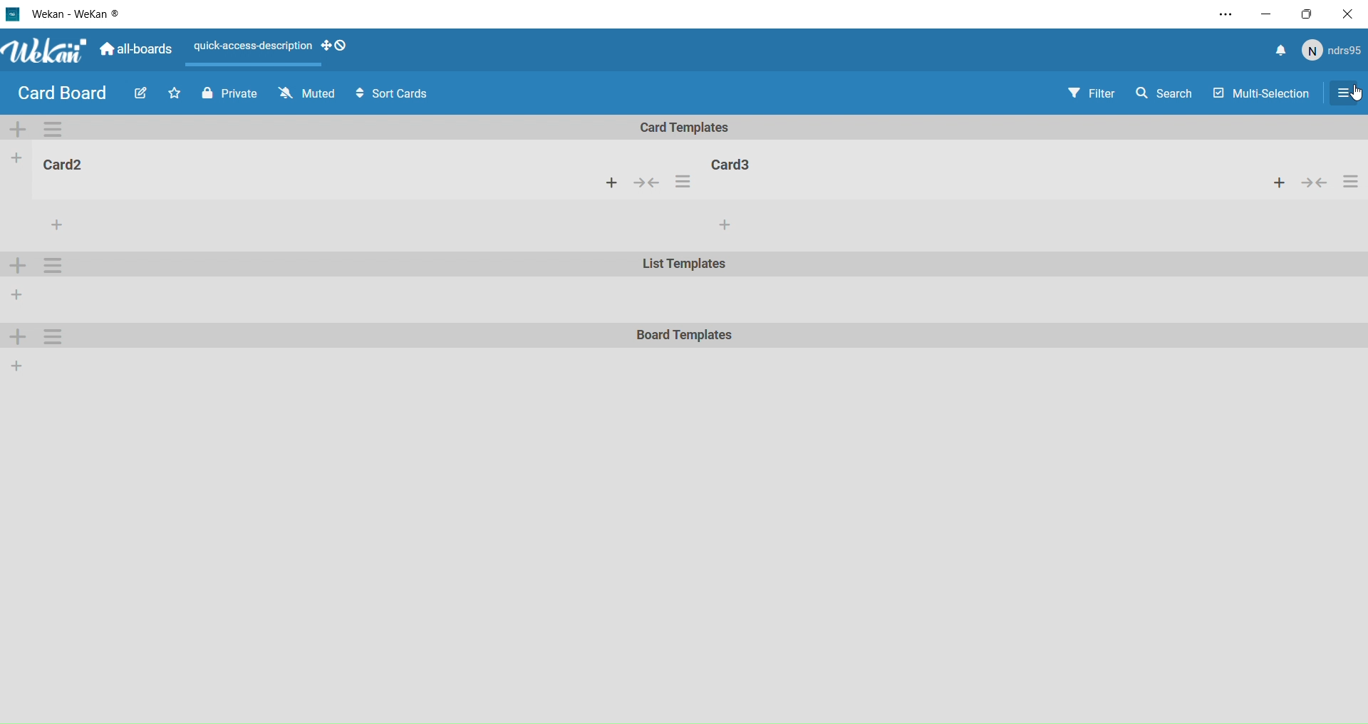 This screenshot has width=1368, height=724. I want to click on , so click(17, 156).